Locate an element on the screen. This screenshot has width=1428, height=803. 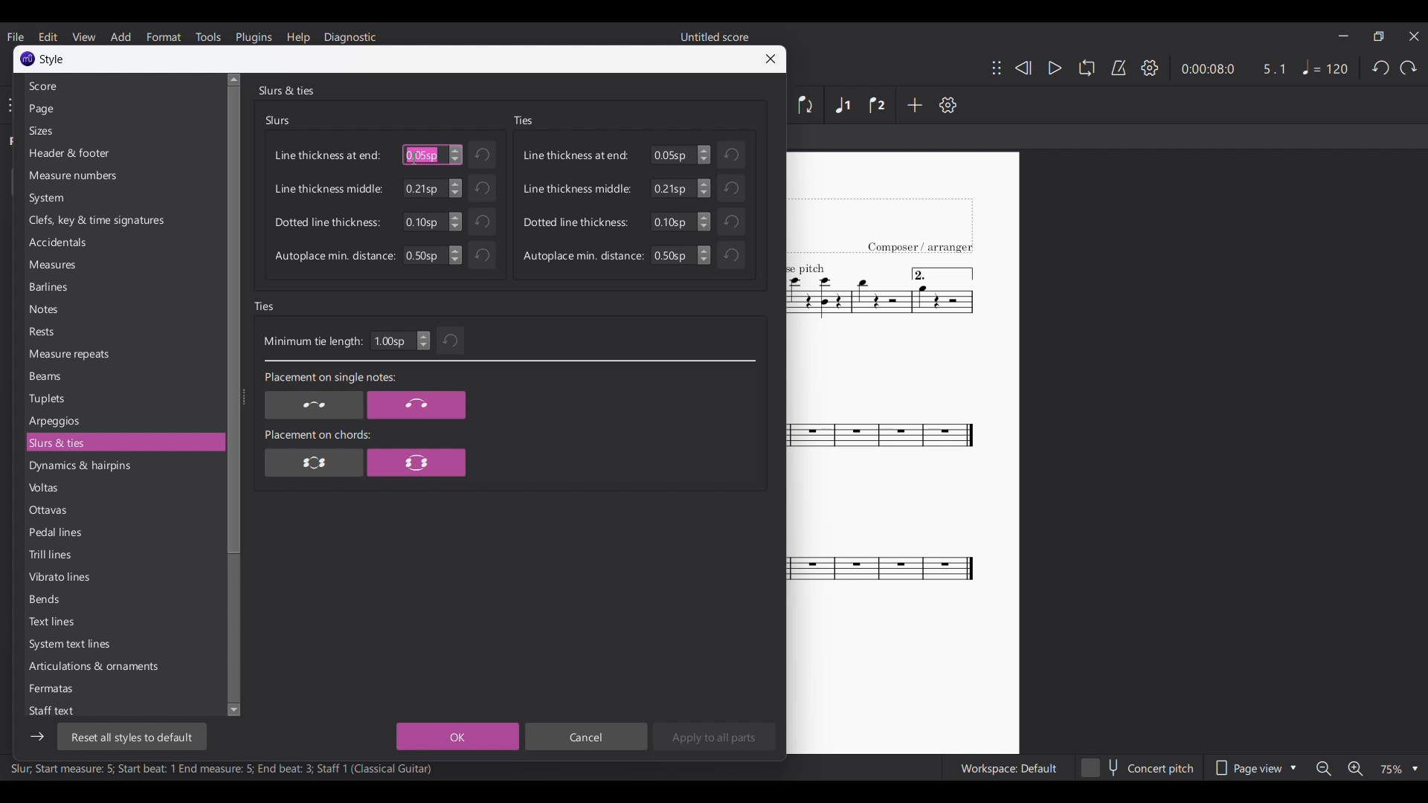
Edit menu is located at coordinates (48, 36).